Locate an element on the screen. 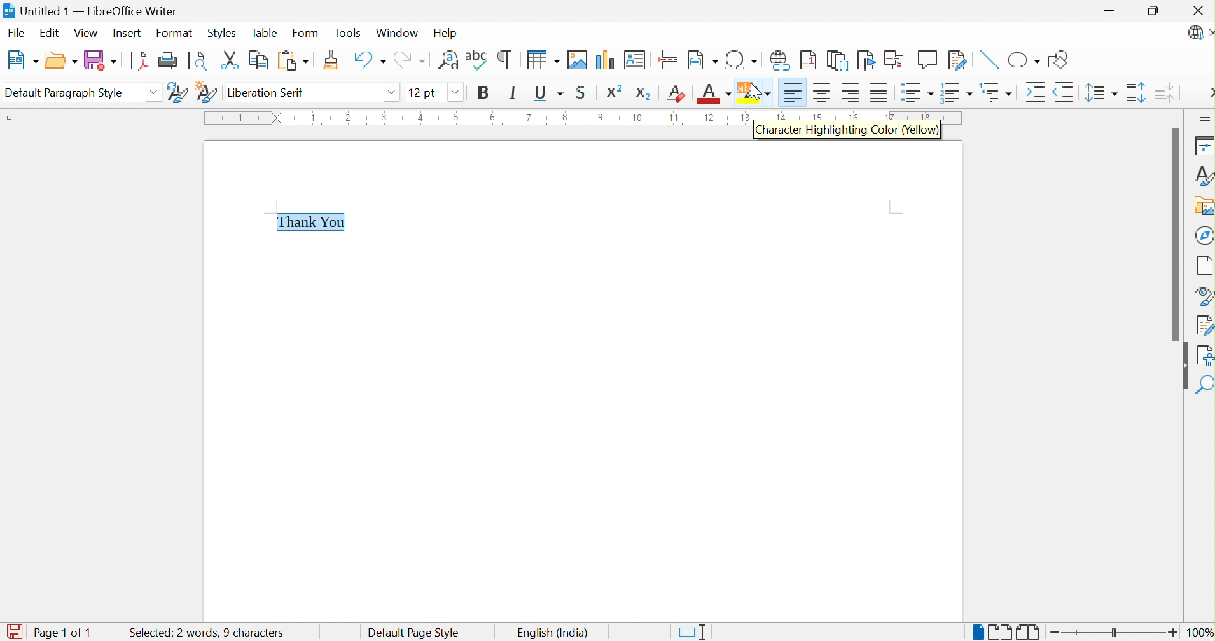 This screenshot has width=1215, height=641. Table is located at coordinates (267, 33).